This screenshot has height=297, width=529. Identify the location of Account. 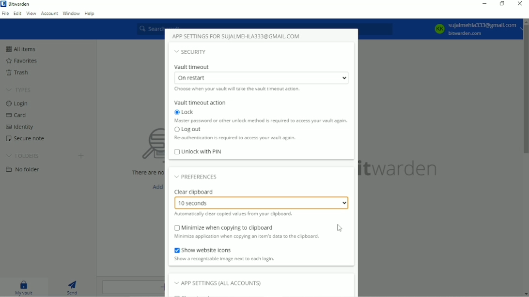
(50, 14).